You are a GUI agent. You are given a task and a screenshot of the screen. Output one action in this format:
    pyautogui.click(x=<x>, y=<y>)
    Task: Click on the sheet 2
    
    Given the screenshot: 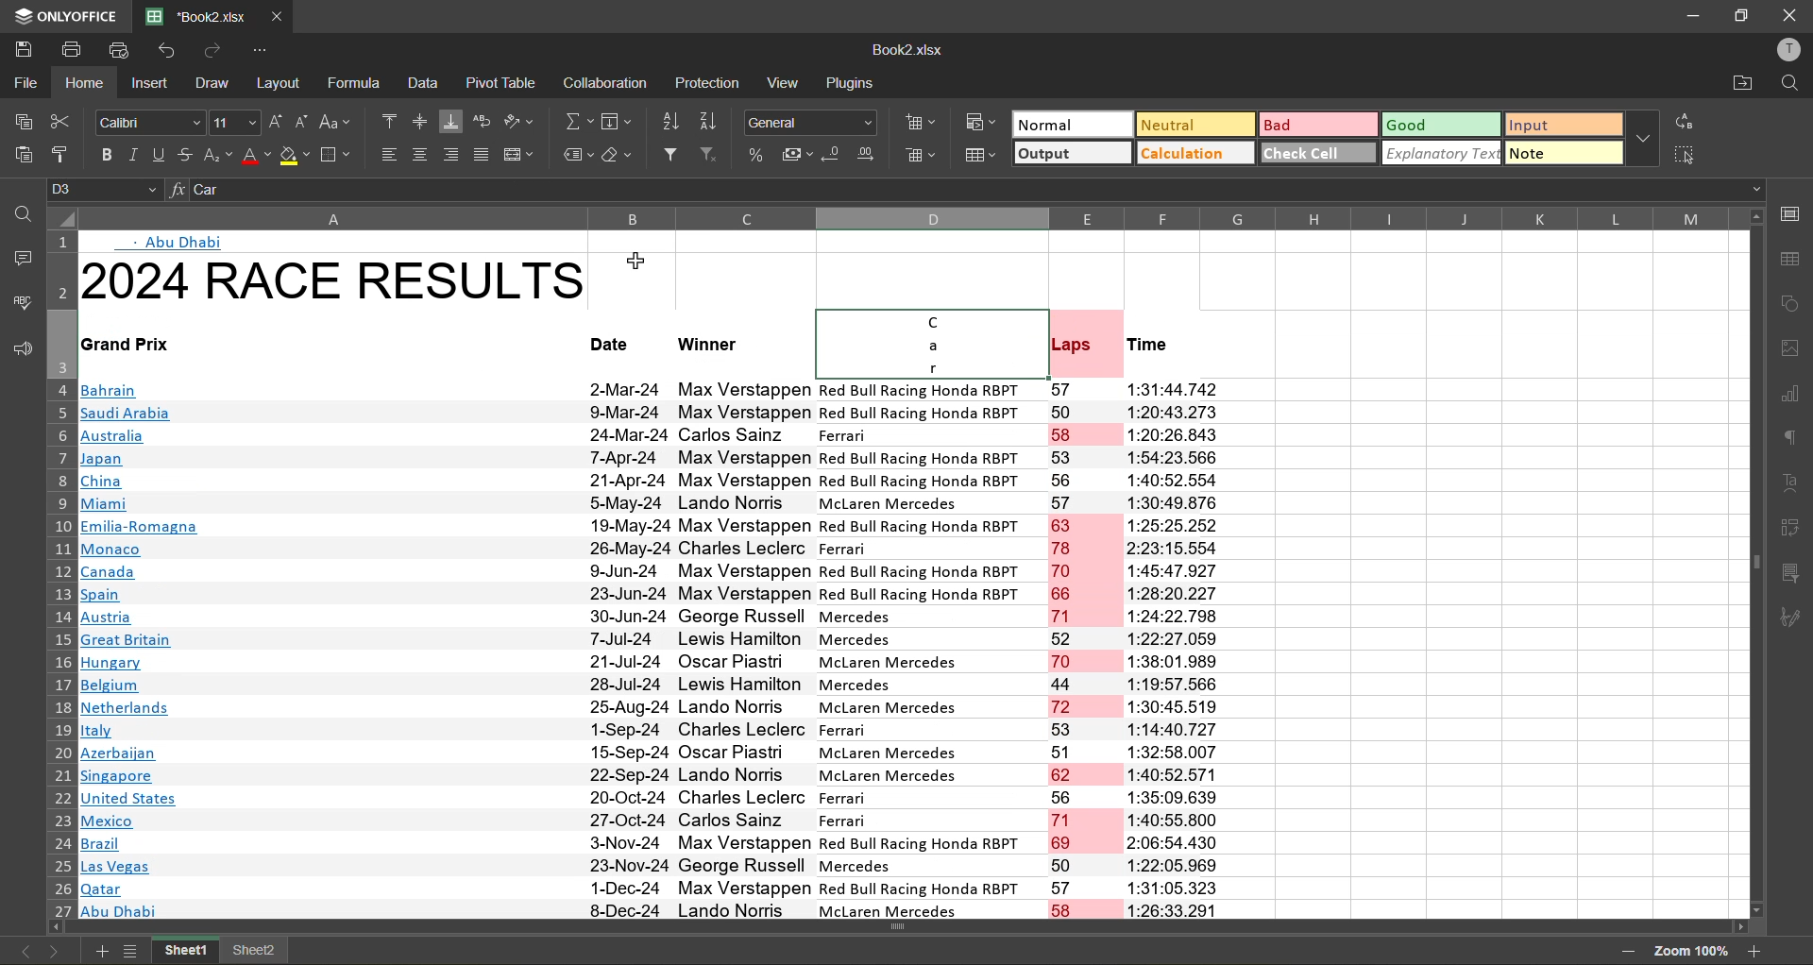 What is the action you would take?
    pyautogui.click(x=254, y=950)
    